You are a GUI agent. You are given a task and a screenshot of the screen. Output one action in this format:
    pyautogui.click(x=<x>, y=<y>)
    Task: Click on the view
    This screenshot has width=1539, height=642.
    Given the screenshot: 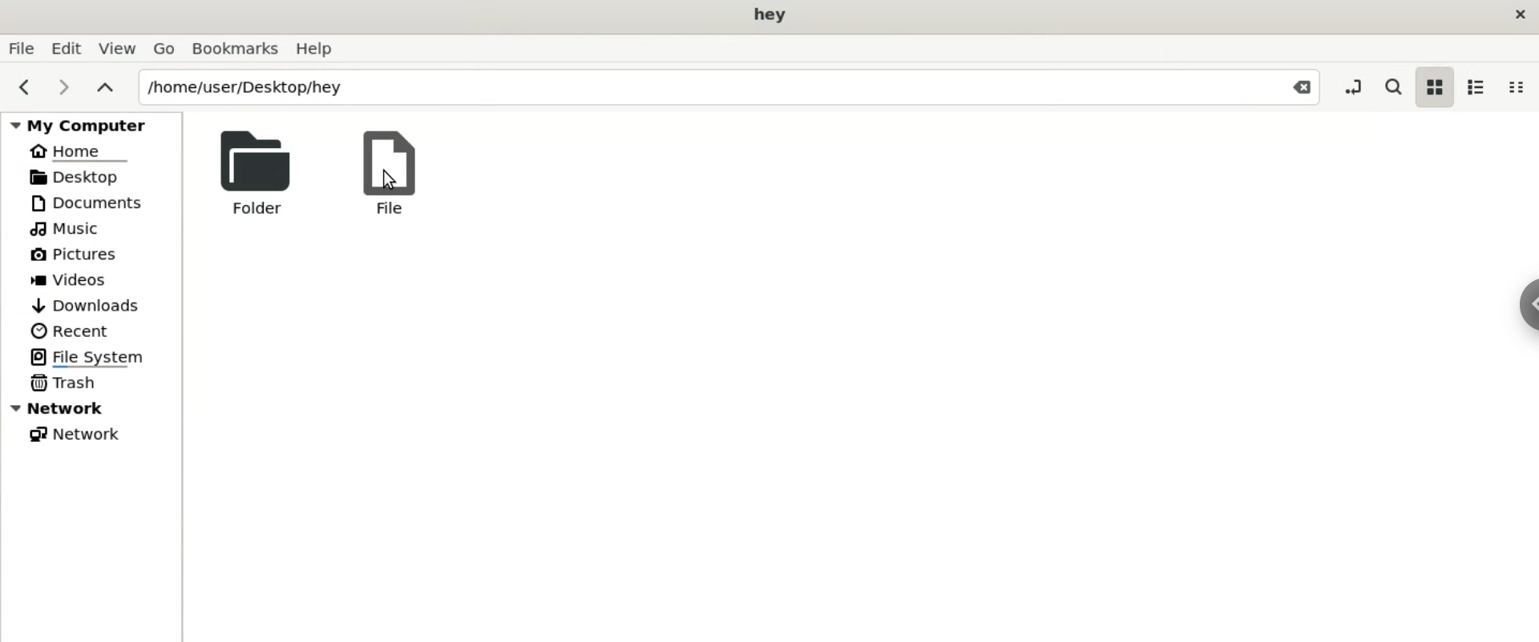 What is the action you would take?
    pyautogui.click(x=115, y=48)
    